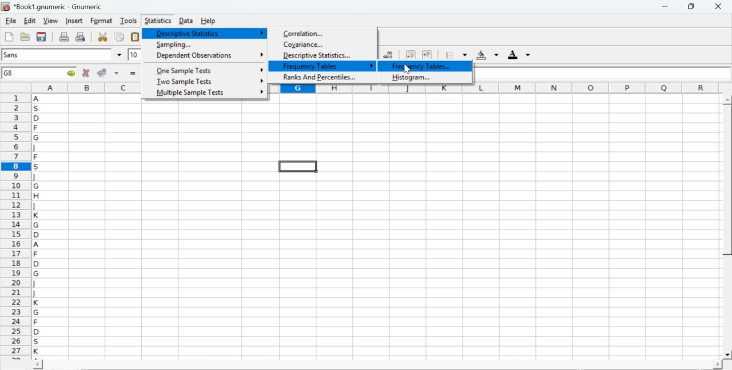 The height and width of the screenshot is (370, 732). What do you see at coordinates (185, 71) in the screenshot?
I see `one sample tests` at bounding box center [185, 71].